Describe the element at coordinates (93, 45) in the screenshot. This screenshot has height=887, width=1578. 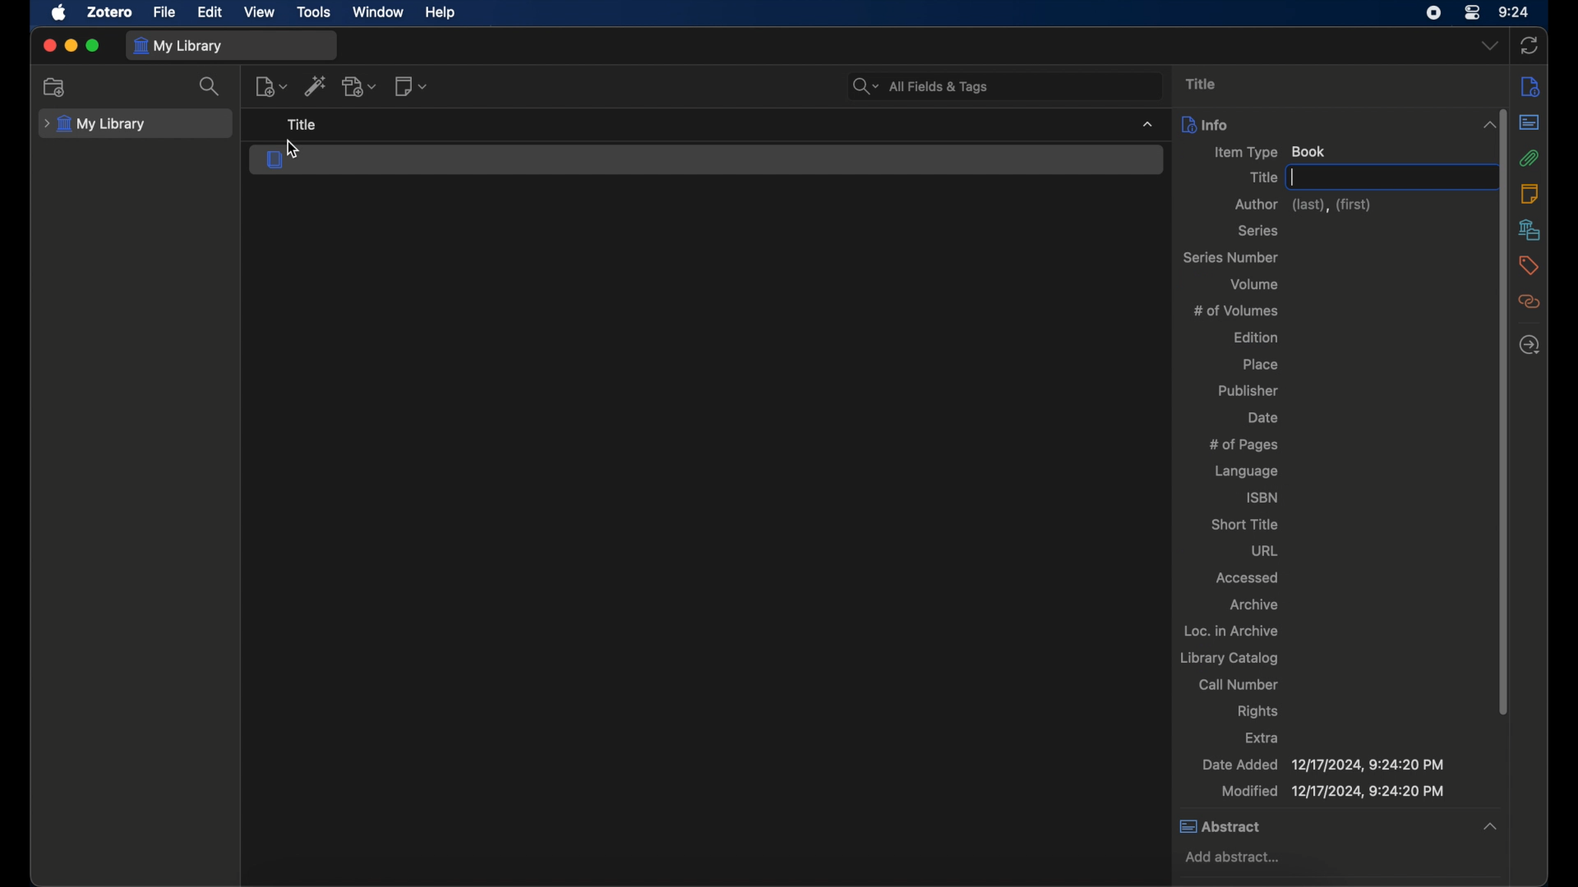
I see `maximize` at that location.